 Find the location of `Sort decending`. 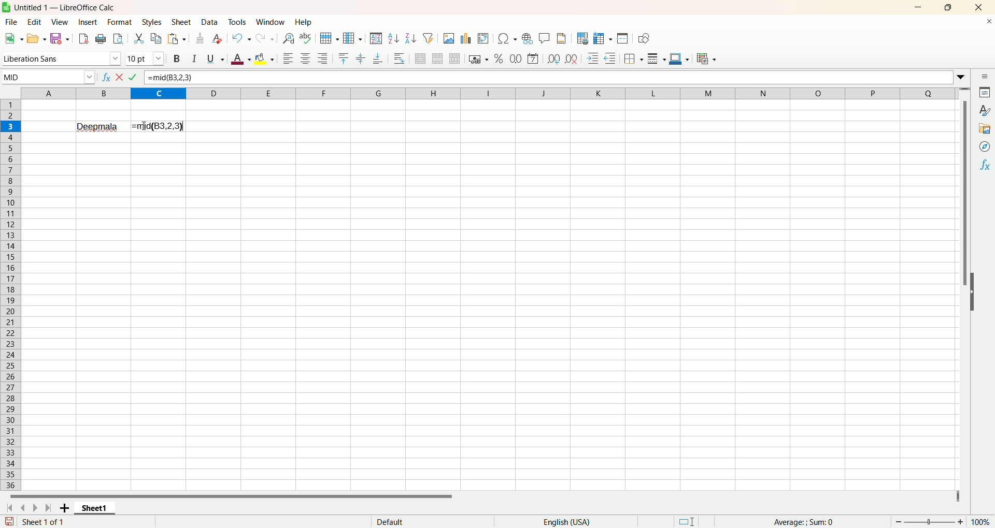

Sort decending is located at coordinates (411, 37).